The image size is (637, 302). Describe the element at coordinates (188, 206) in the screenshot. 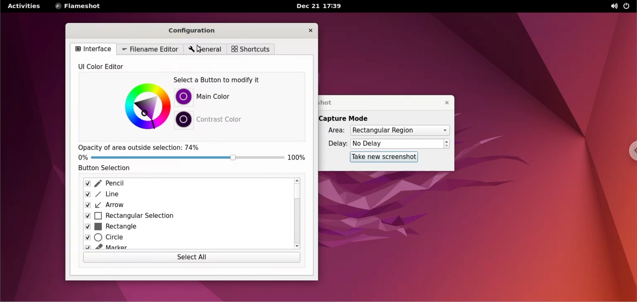

I see `arrow checkbox` at that location.